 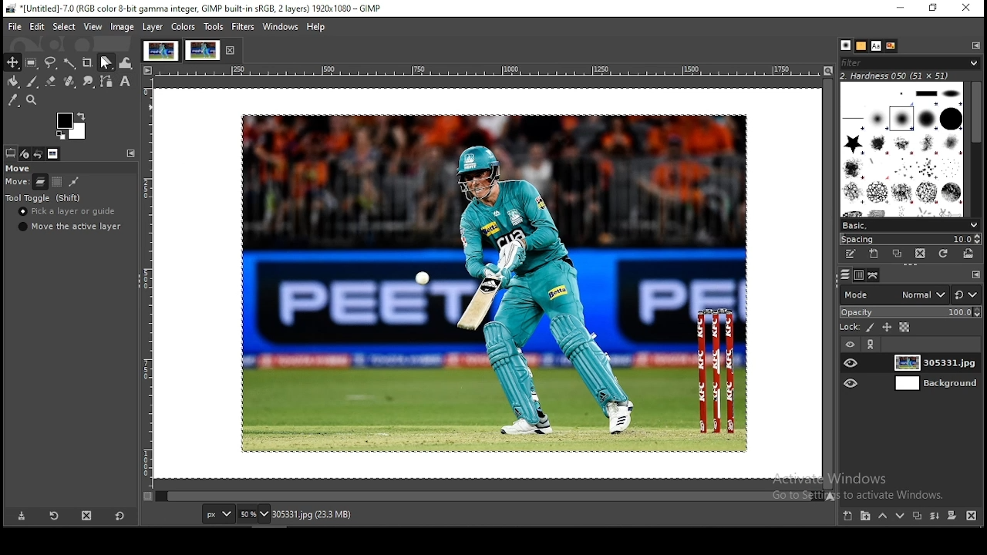 I want to click on configure this tab, so click(x=975, y=45).